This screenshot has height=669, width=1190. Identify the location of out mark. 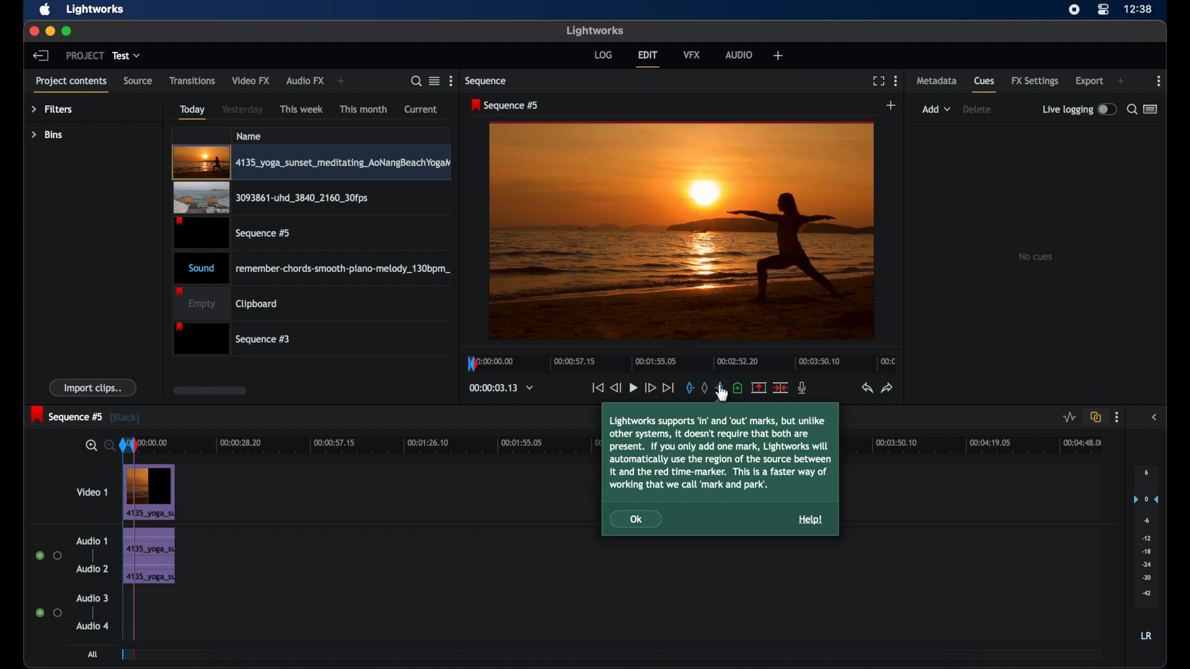
(718, 387).